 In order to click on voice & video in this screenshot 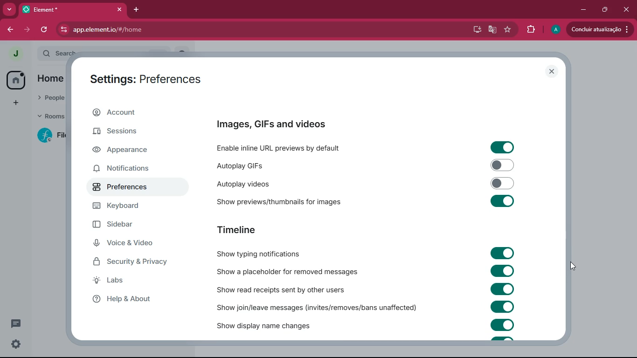, I will do `click(131, 243)`.